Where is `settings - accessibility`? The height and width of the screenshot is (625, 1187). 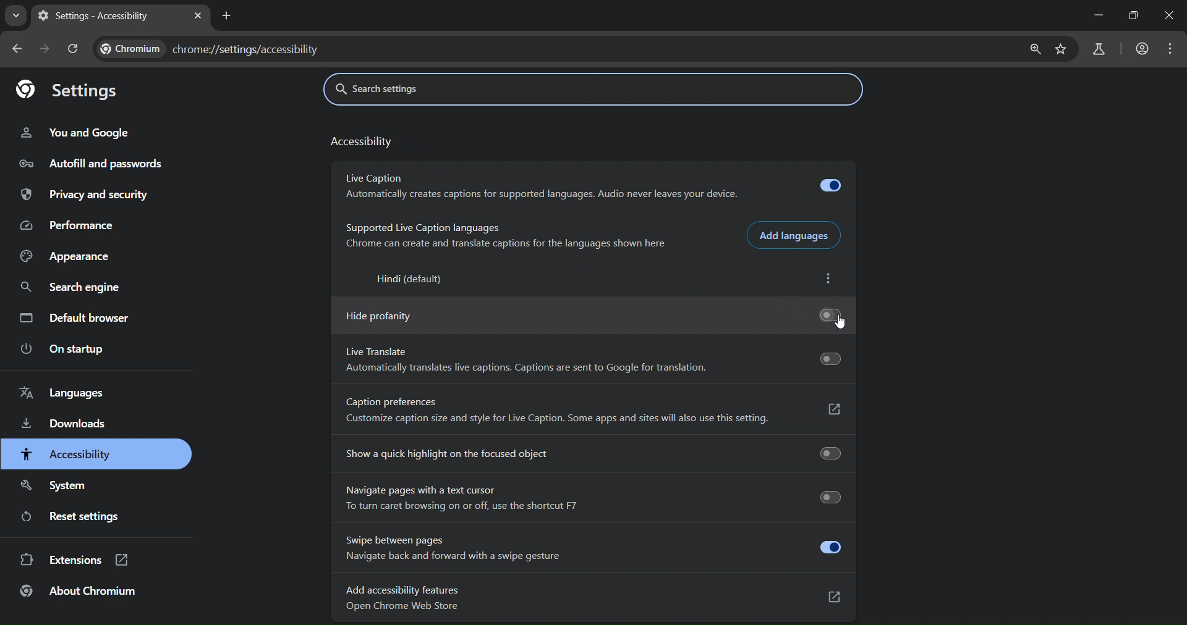
settings - accessibility is located at coordinates (101, 18).